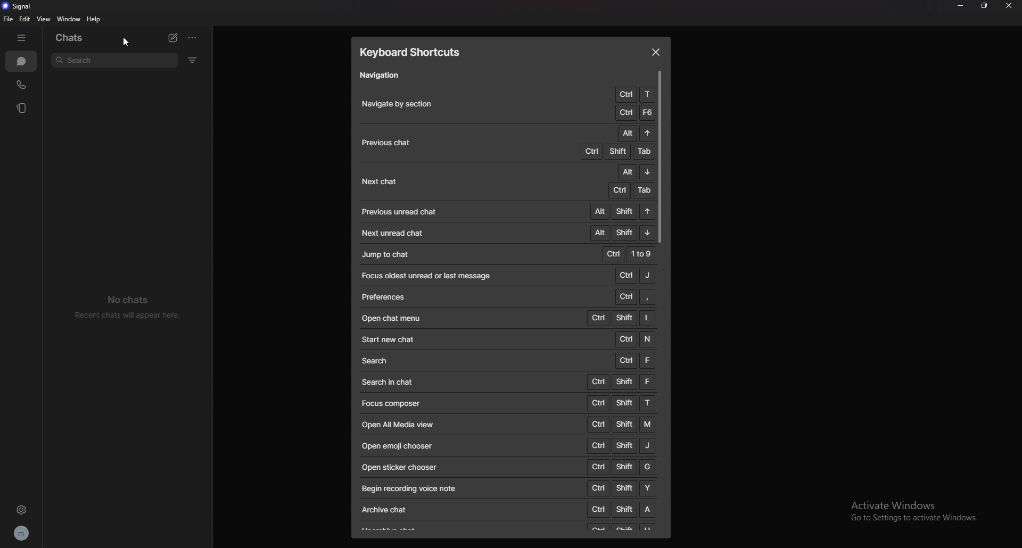  What do you see at coordinates (129, 297) in the screenshot?
I see `No chats` at bounding box center [129, 297].